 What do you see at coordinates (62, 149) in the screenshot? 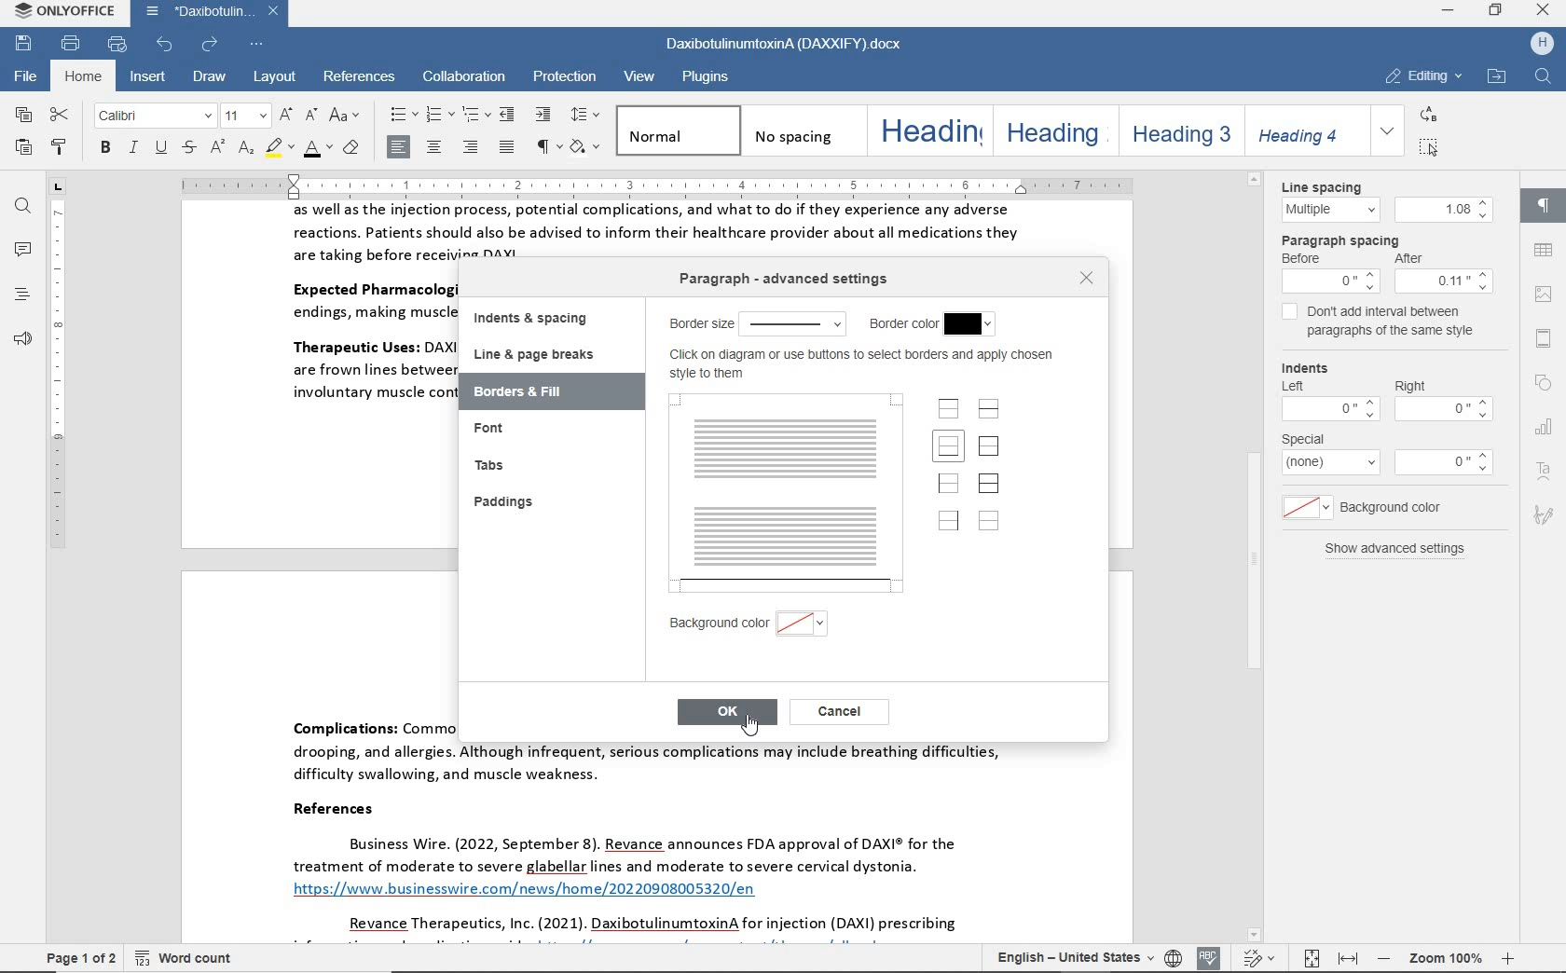
I see `copy style` at bounding box center [62, 149].